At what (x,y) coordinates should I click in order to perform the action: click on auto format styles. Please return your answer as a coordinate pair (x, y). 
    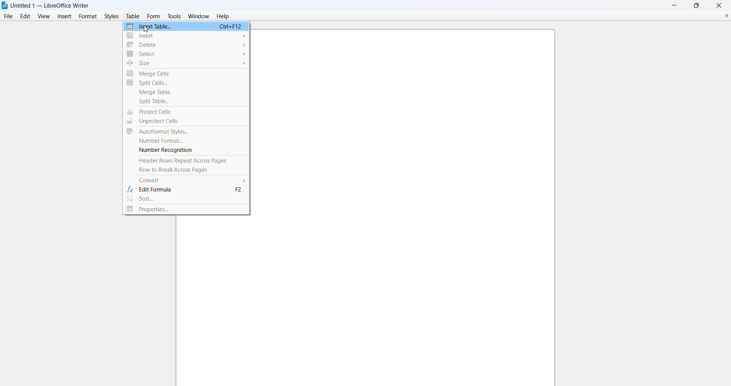
    Looking at the image, I should click on (185, 132).